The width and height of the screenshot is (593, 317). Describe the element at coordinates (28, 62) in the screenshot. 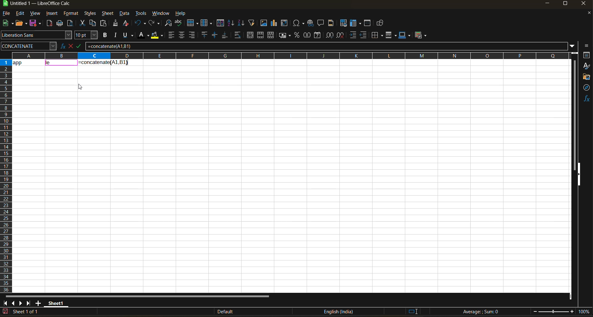

I see `data` at that location.